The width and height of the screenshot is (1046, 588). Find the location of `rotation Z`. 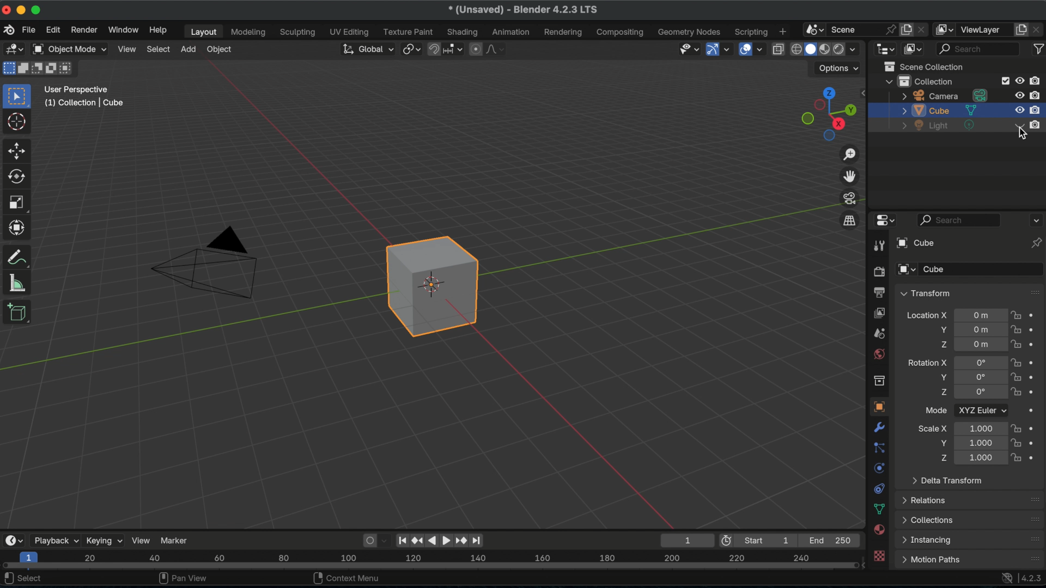

rotation Z is located at coordinates (940, 391).